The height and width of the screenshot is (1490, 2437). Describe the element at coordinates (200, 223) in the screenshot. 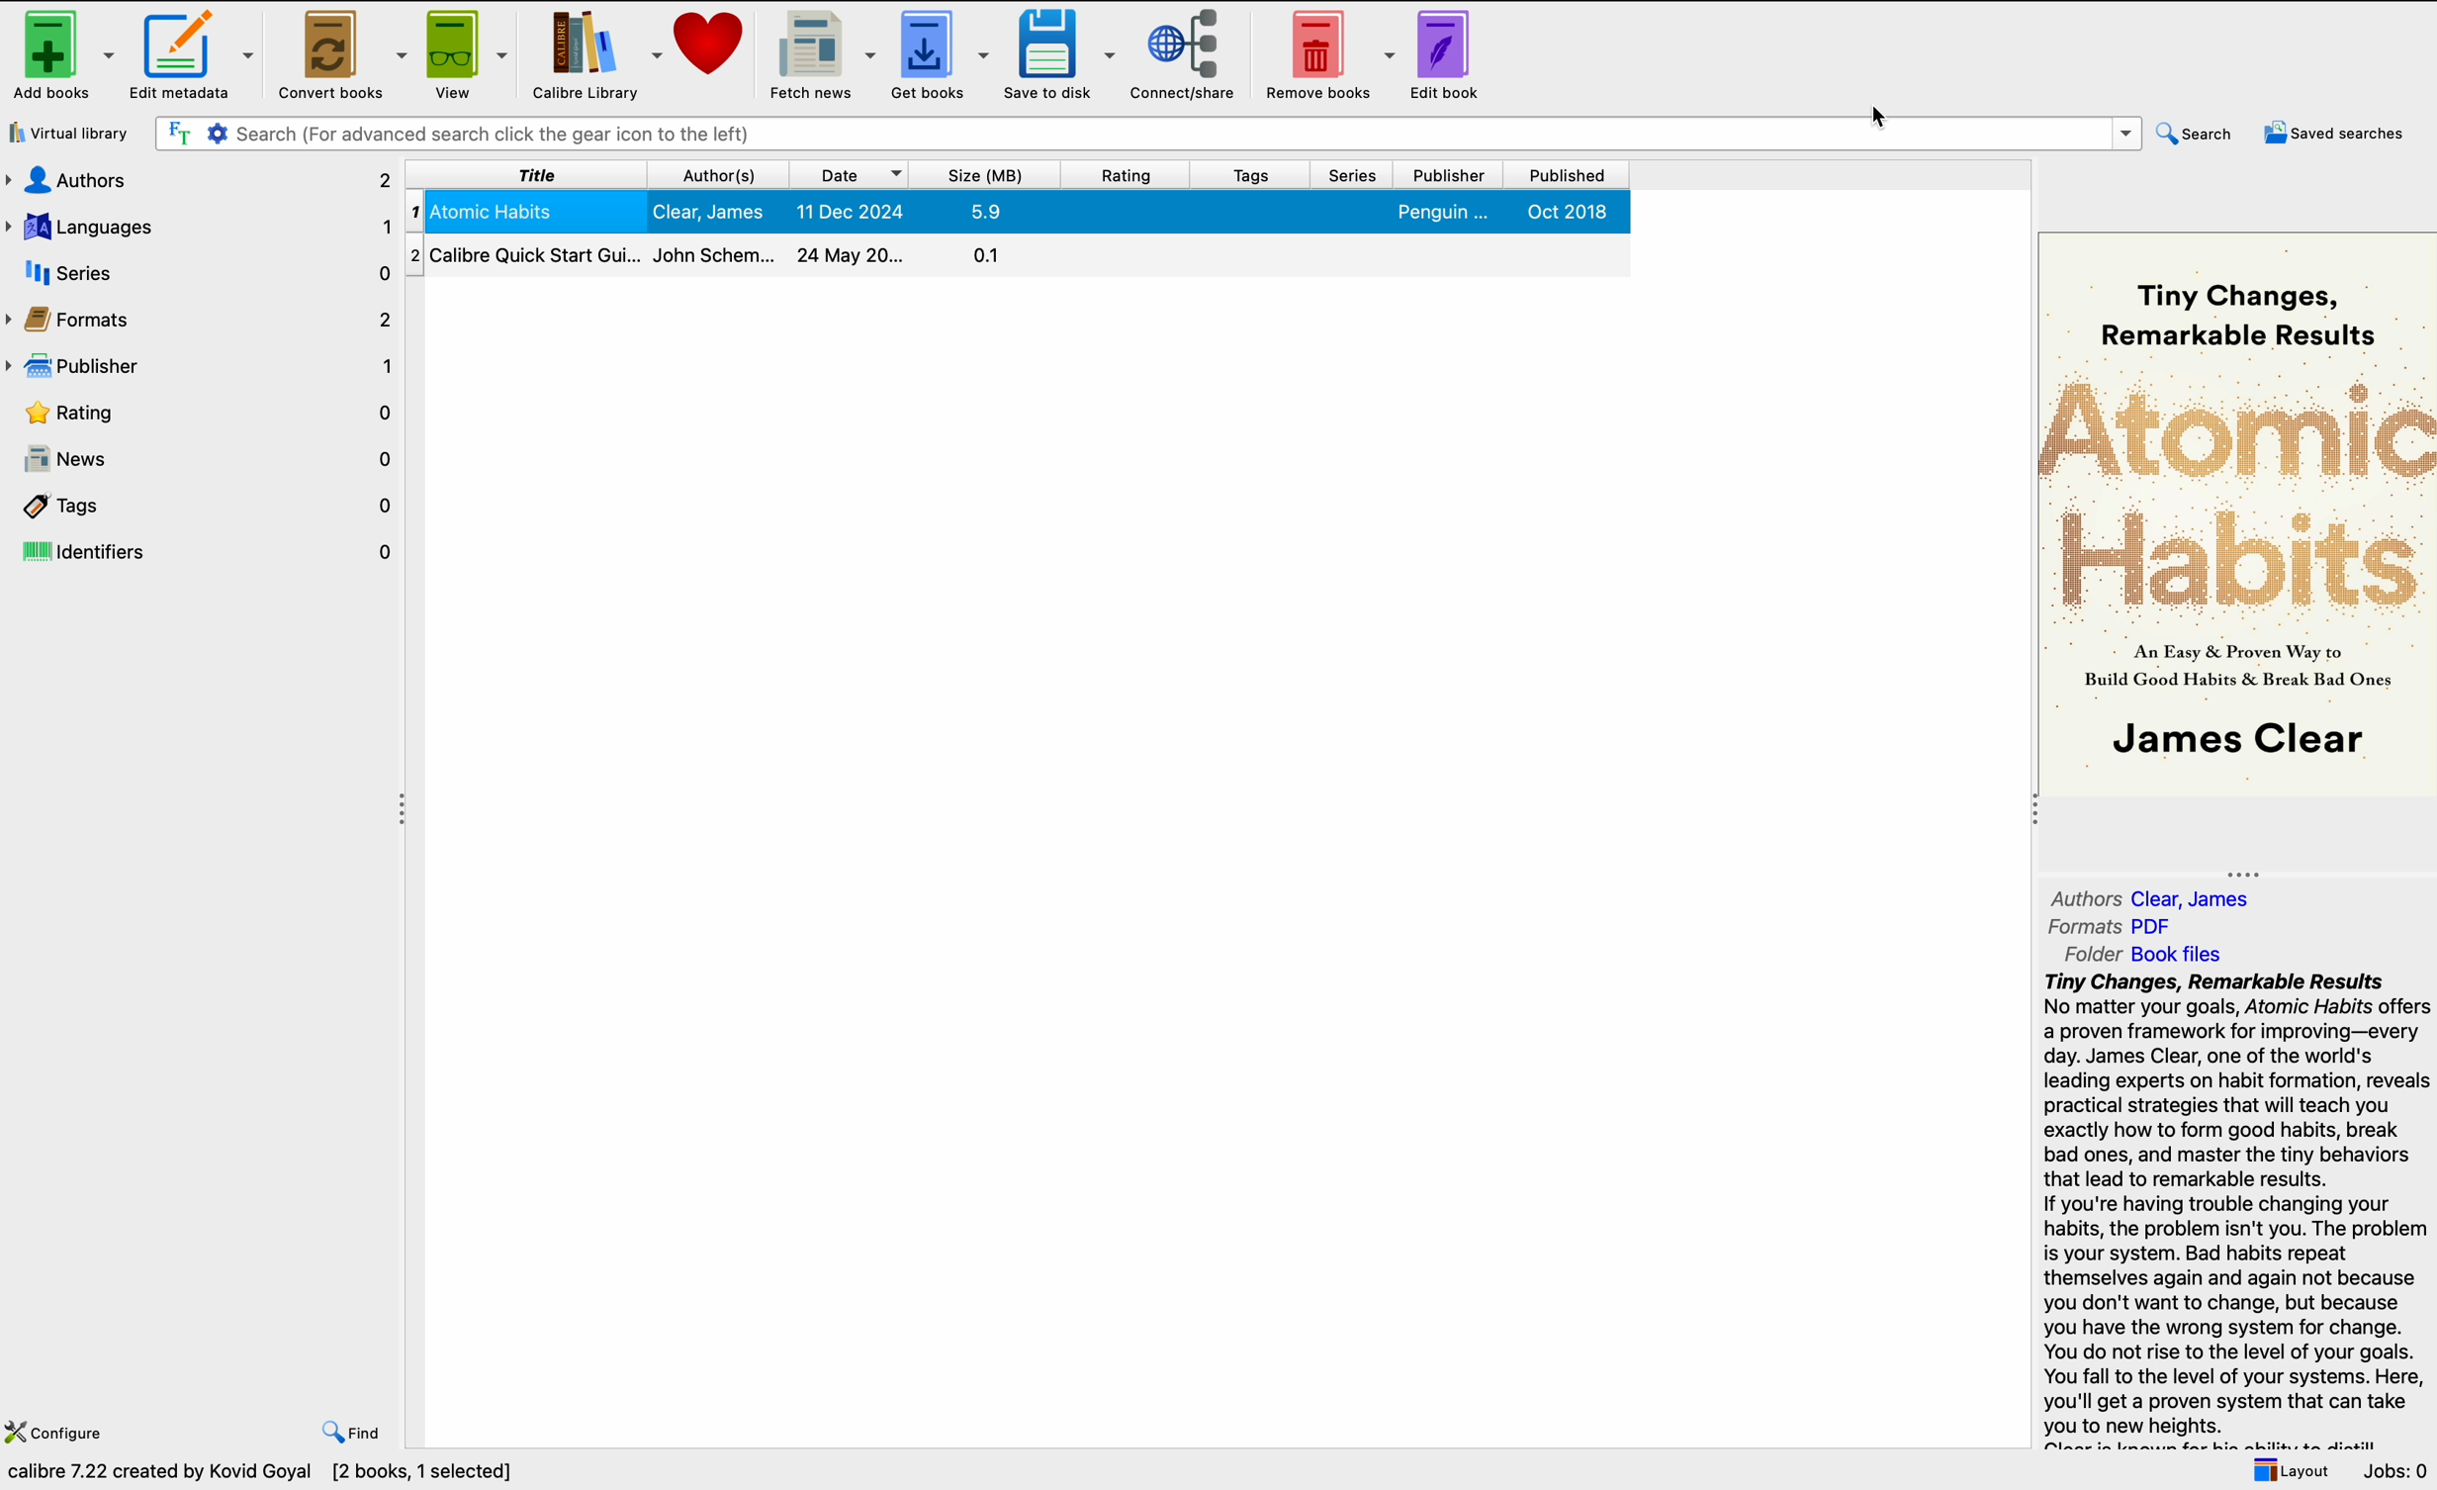

I see `languages` at that location.